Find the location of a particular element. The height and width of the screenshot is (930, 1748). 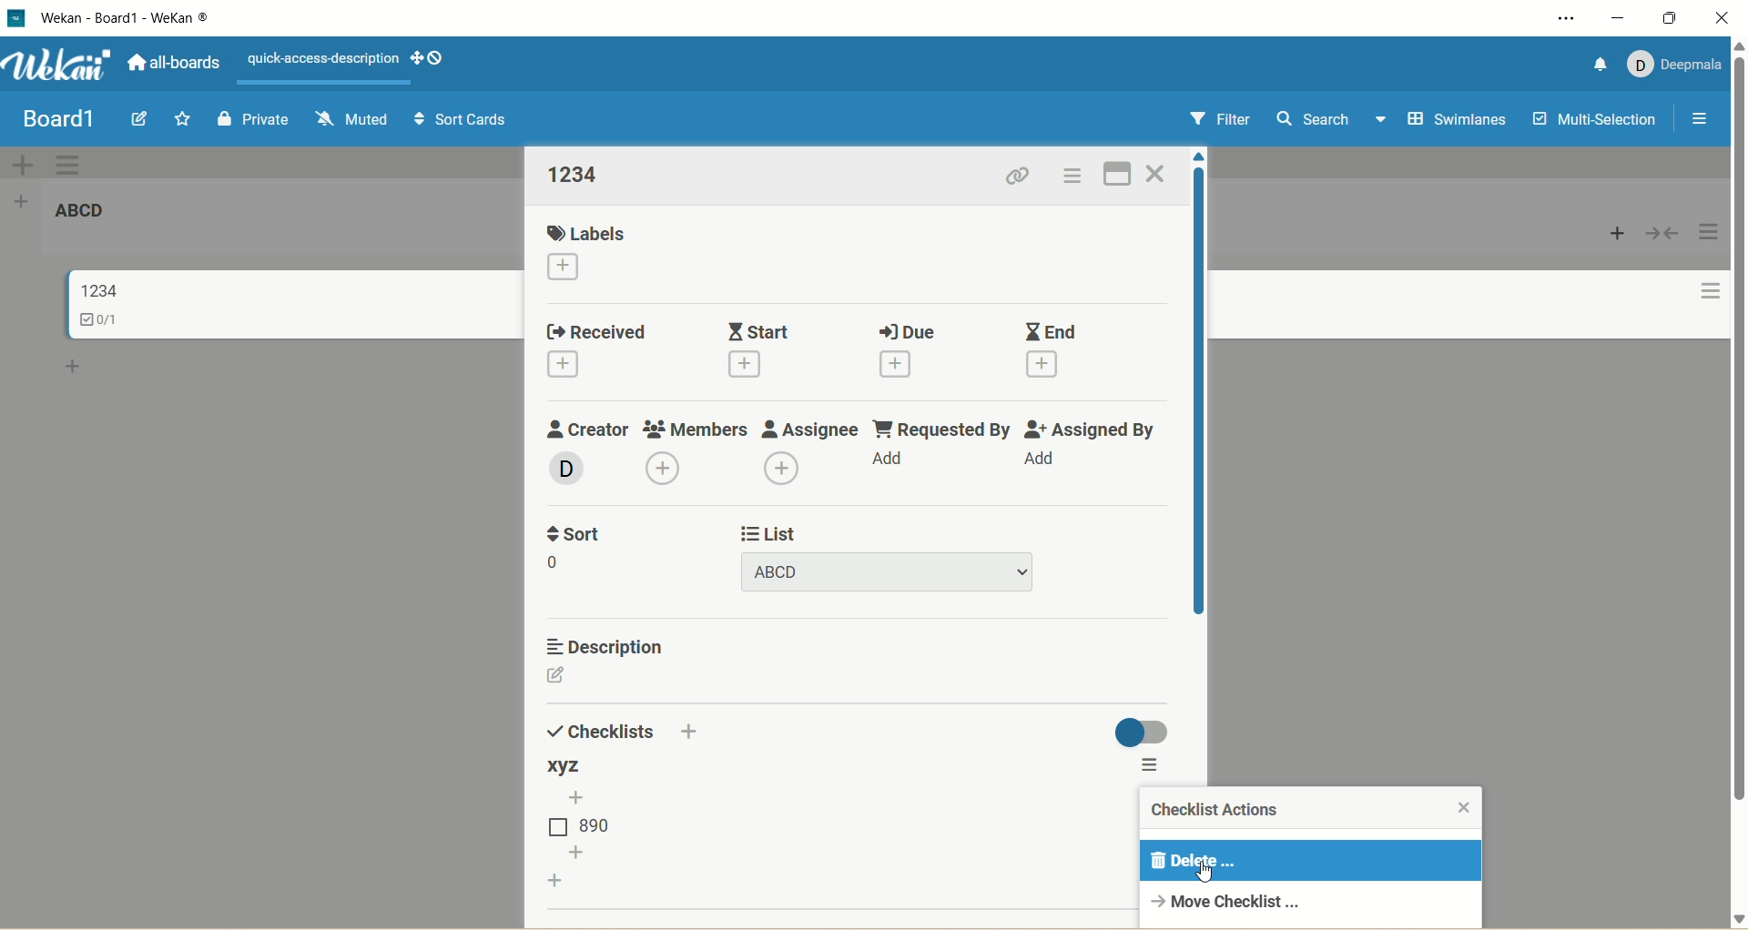

swimlane action is located at coordinates (75, 164).